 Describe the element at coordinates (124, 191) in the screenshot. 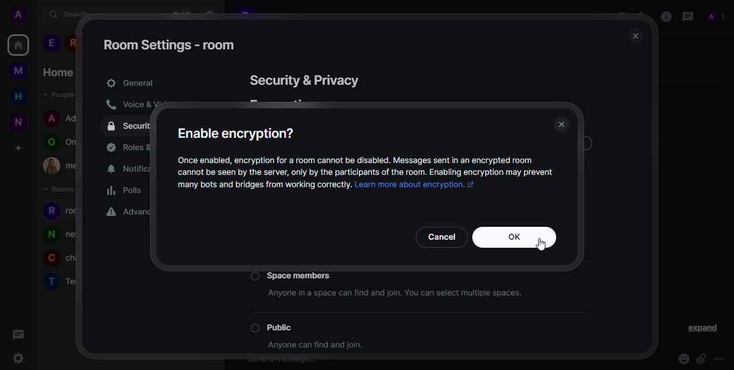

I see `polls` at that location.